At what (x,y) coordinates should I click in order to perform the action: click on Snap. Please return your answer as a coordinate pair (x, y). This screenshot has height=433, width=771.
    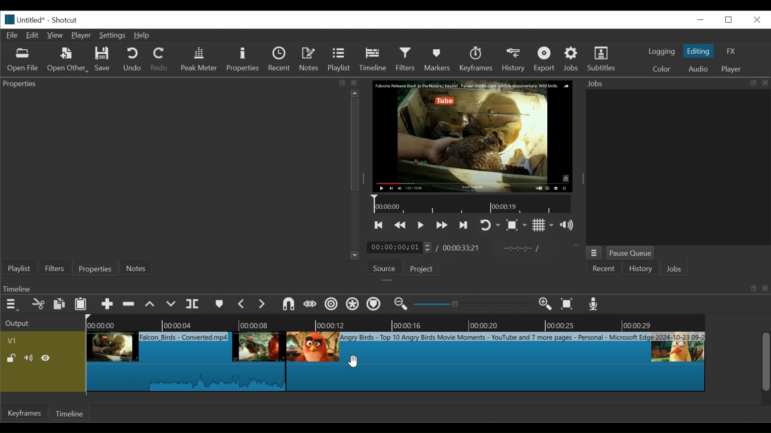
    Looking at the image, I should click on (289, 305).